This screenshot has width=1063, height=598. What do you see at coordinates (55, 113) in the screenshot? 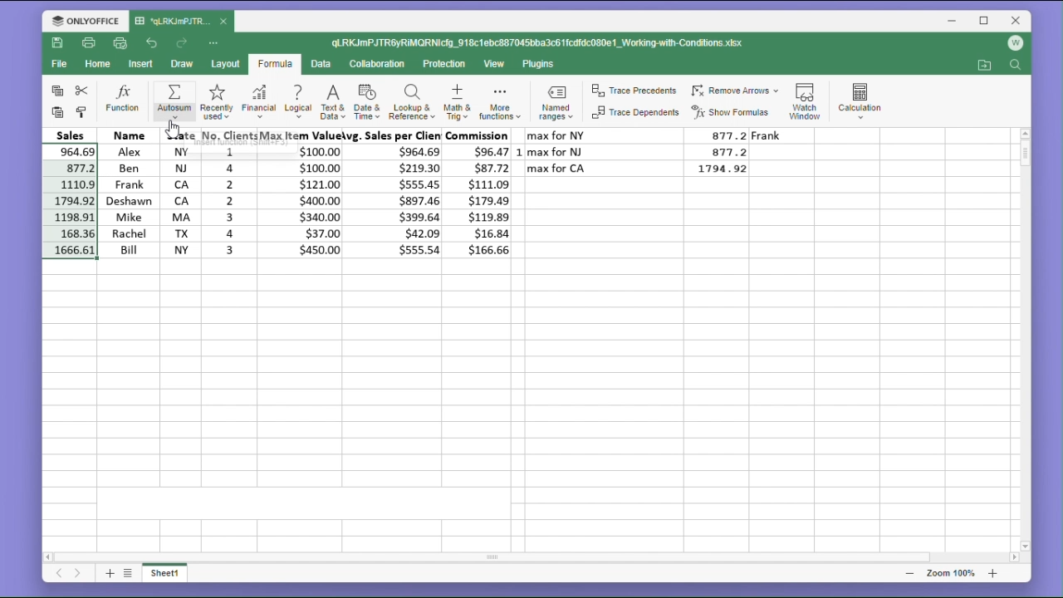
I see `paste` at bounding box center [55, 113].